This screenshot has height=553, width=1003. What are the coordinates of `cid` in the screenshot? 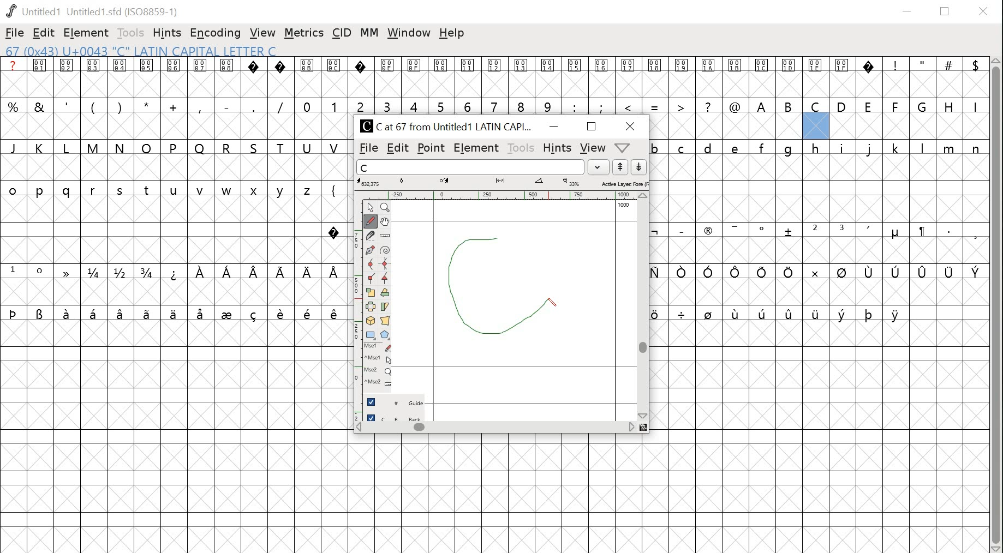 It's located at (341, 32).